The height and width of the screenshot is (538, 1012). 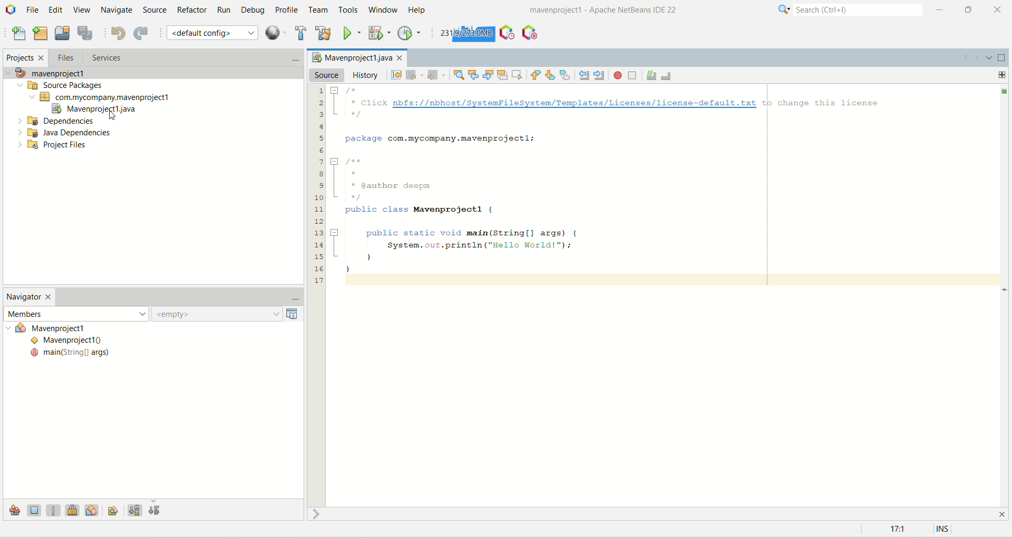 I want to click on dependencies, so click(x=55, y=121).